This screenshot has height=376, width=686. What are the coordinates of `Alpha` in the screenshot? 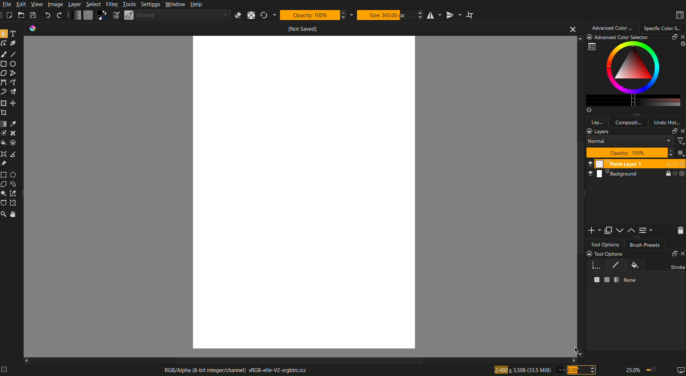 It's located at (251, 15).